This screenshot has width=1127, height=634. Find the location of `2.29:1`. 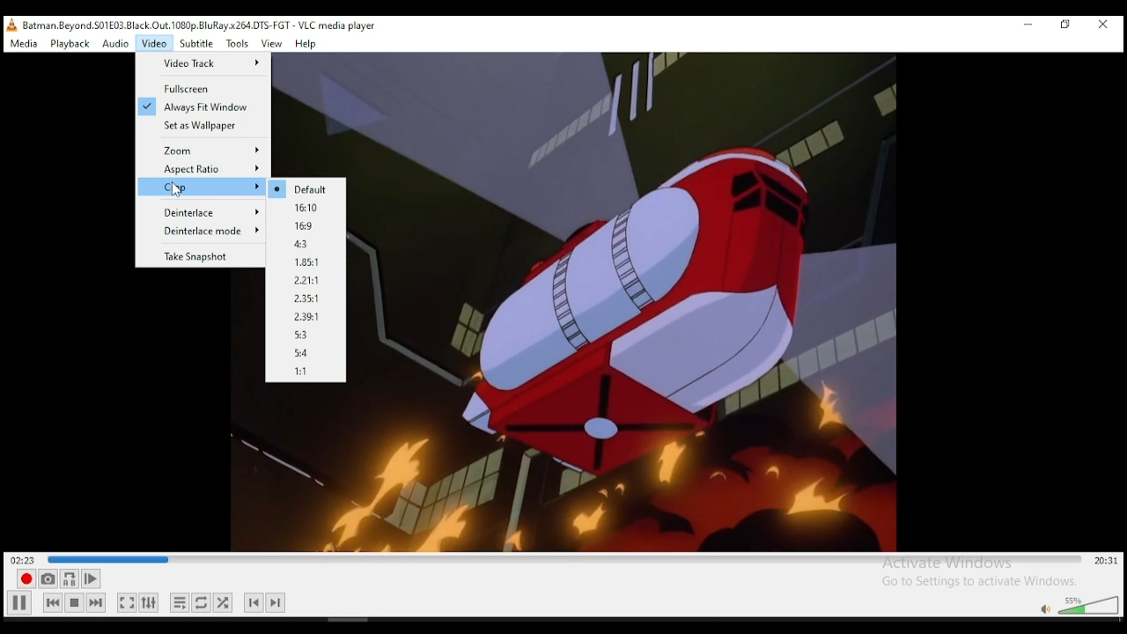

2.29:1 is located at coordinates (306, 316).